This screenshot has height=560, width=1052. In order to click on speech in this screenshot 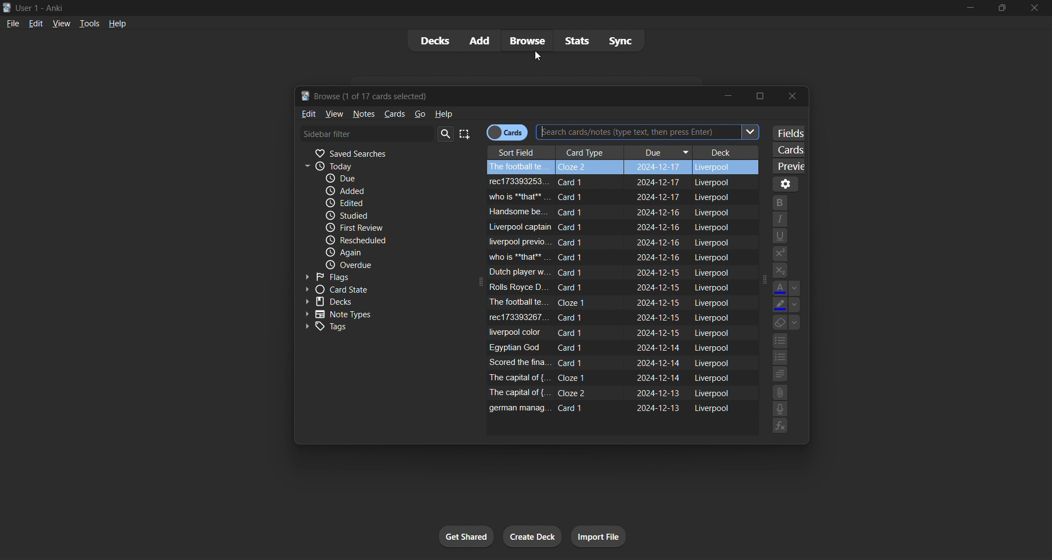, I will do `click(782, 409)`.